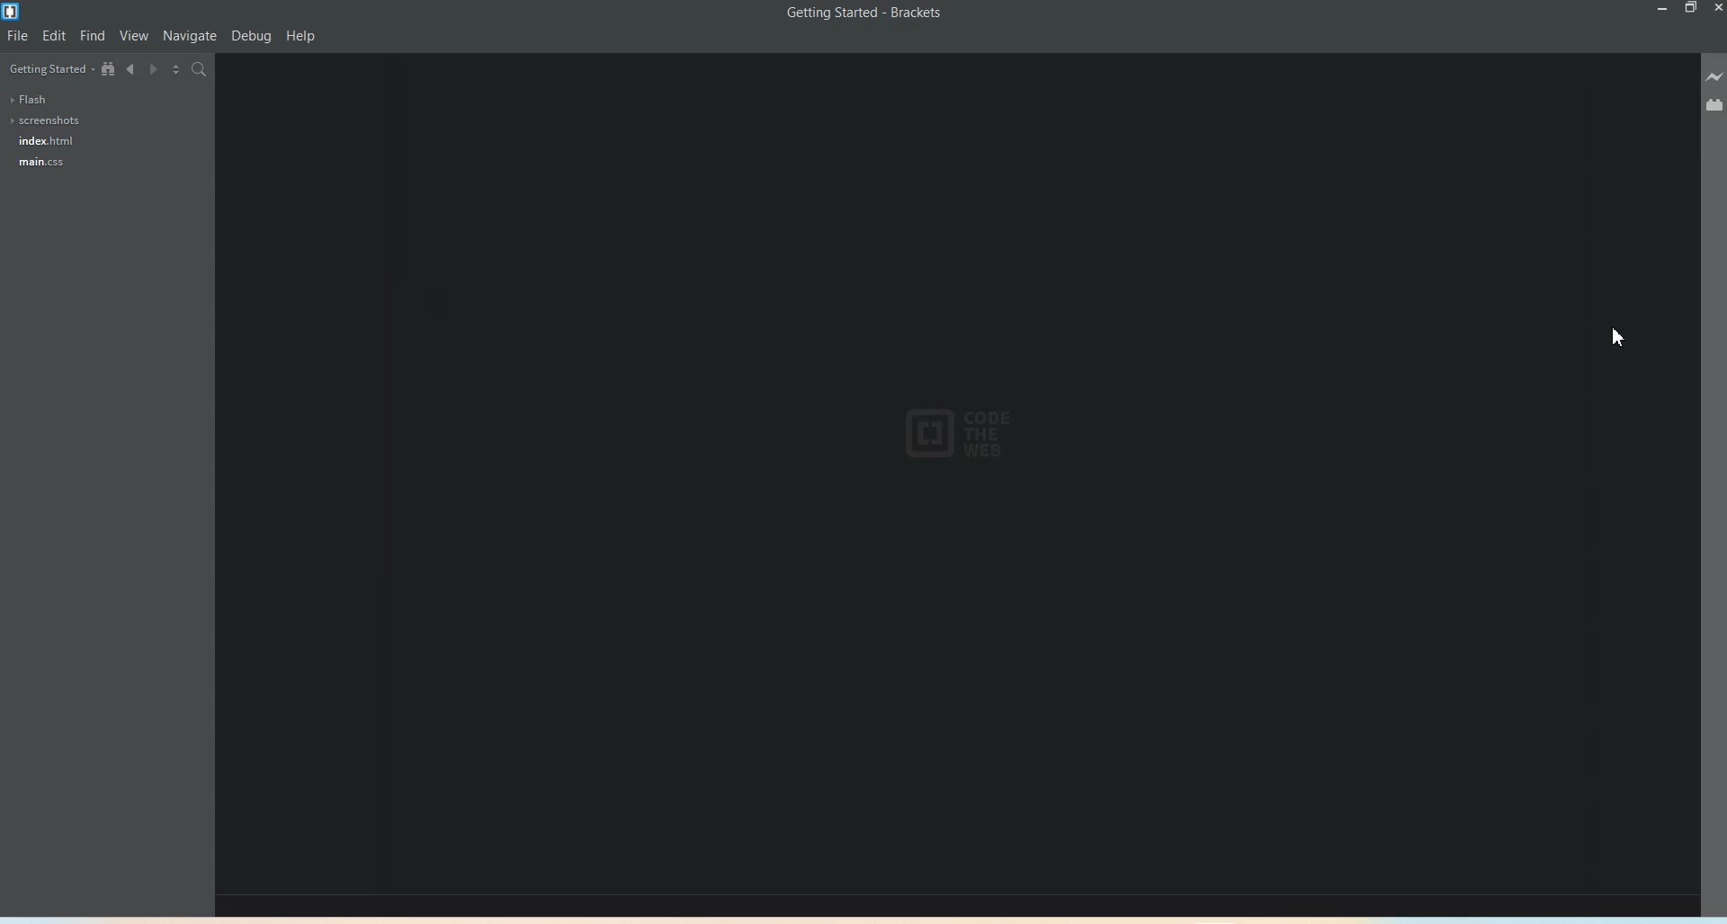  I want to click on Getting Started, so click(51, 69).